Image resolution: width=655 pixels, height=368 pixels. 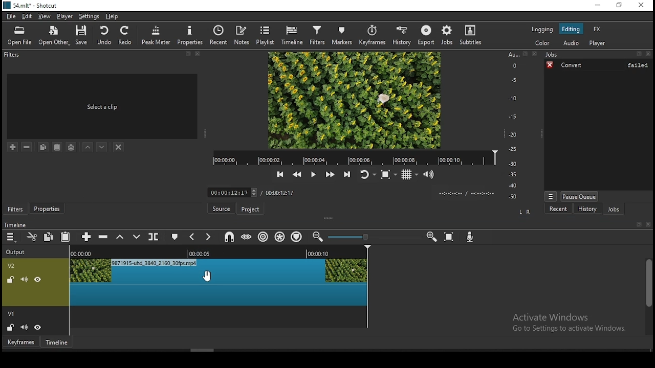 What do you see at coordinates (387, 175) in the screenshot?
I see `toggle zoo` at bounding box center [387, 175].